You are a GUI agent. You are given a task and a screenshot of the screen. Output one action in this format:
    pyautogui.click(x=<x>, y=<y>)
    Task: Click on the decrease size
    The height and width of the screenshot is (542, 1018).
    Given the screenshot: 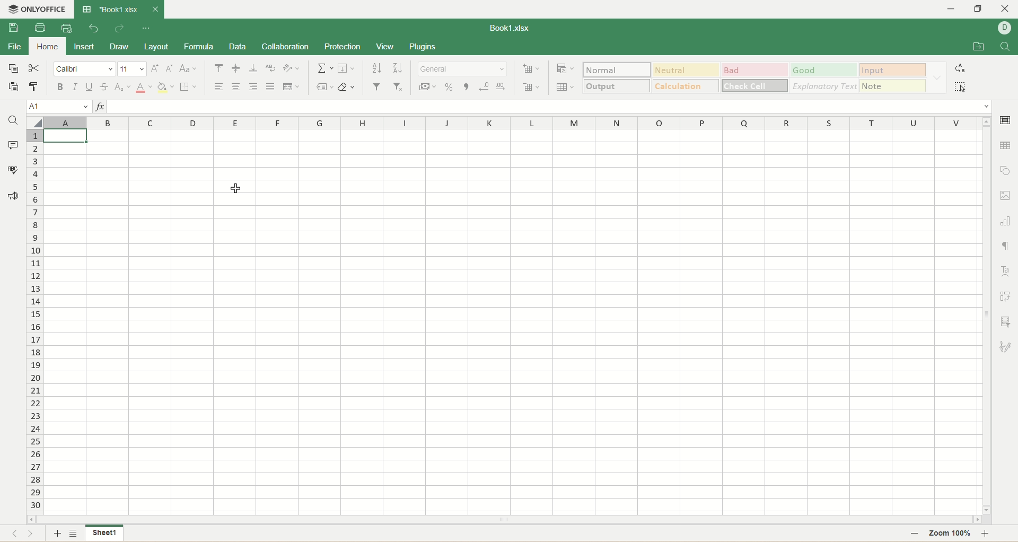 What is the action you would take?
    pyautogui.click(x=171, y=68)
    